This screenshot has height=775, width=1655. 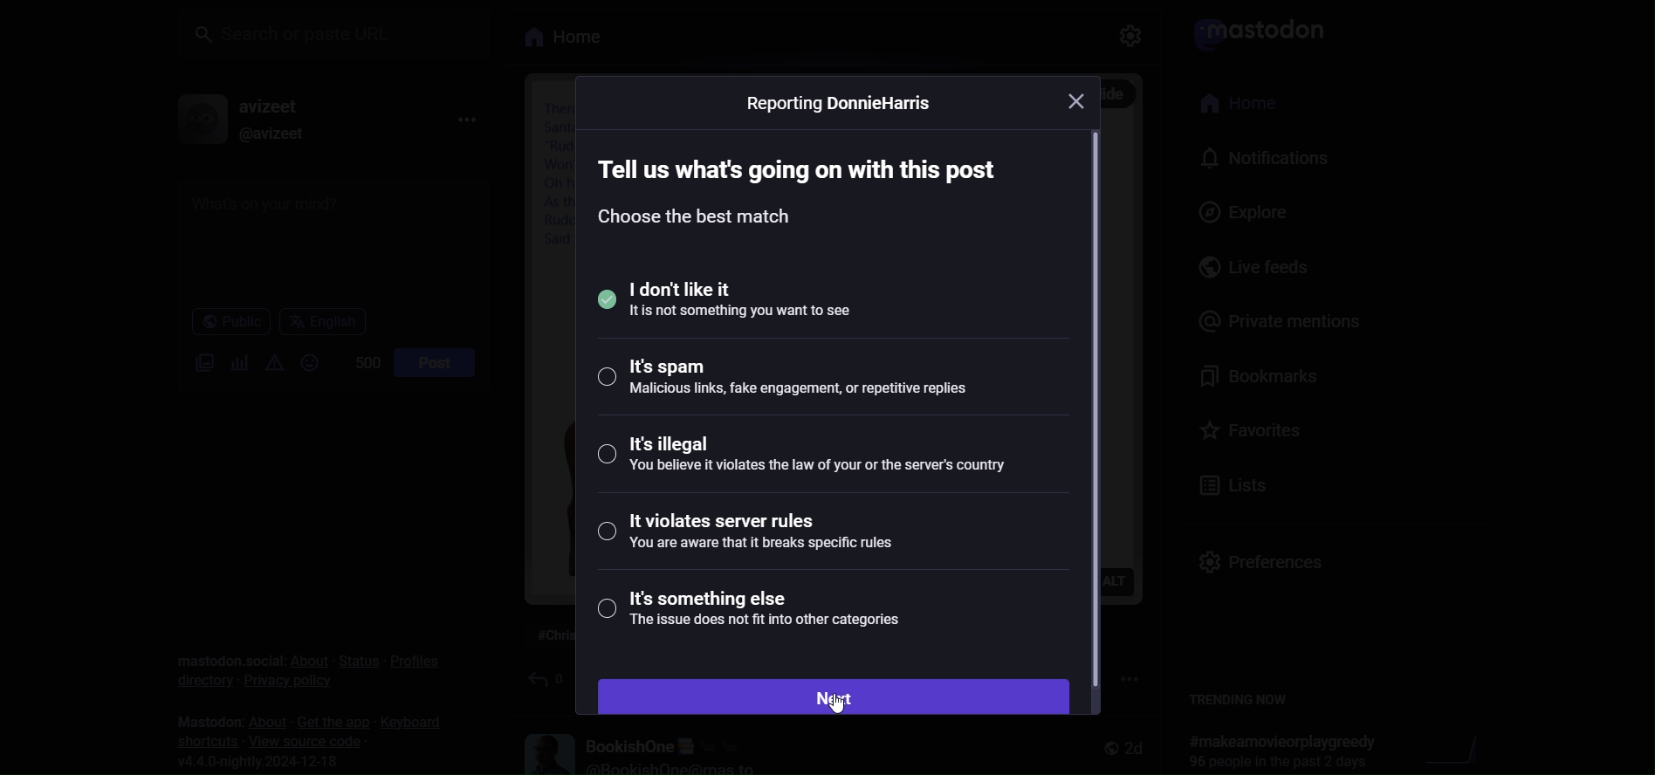 What do you see at coordinates (200, 717) in the screenshot?
I see `mastodon` at bounding box center [200, 717].